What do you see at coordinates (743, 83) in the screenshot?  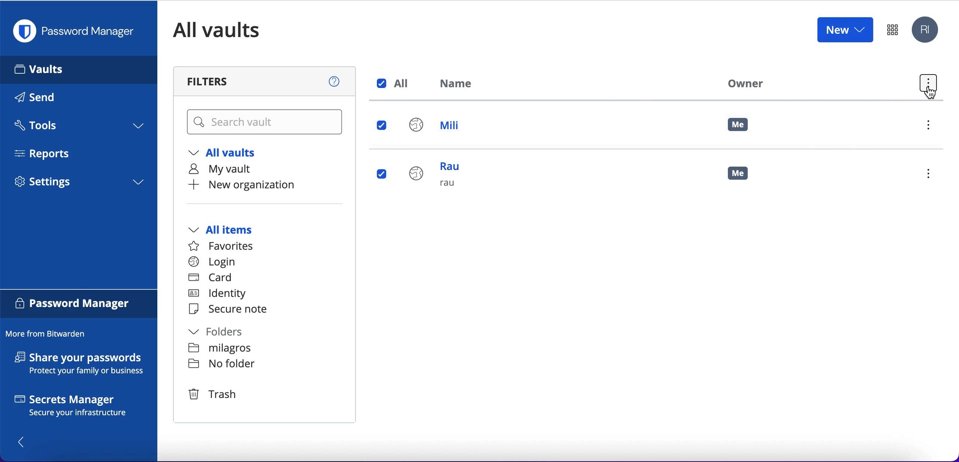 I see `owner` at bounding box center [743, 83].